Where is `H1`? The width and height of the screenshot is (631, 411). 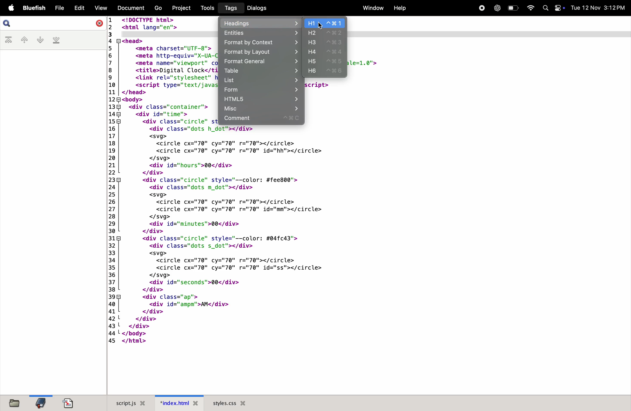 H1 is located at coordinates (326, 24).